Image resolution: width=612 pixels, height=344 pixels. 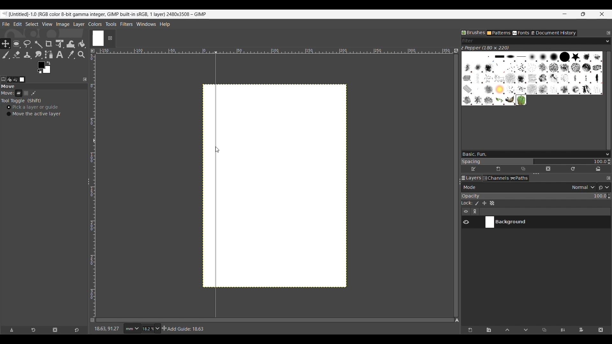 What do you see at coordinates (608, 33) in the screenshot?
I see `Configure this tab` at bounding box center [608, 33].